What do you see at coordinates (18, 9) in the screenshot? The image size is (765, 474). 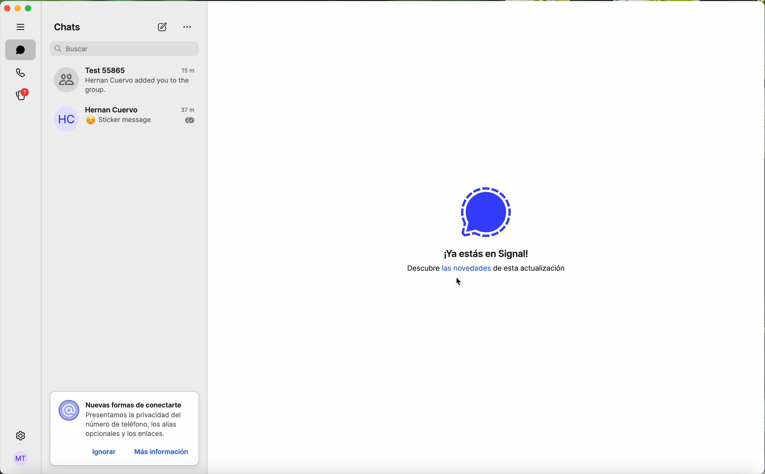 I see `minimize` at bounding box center [18, 9].